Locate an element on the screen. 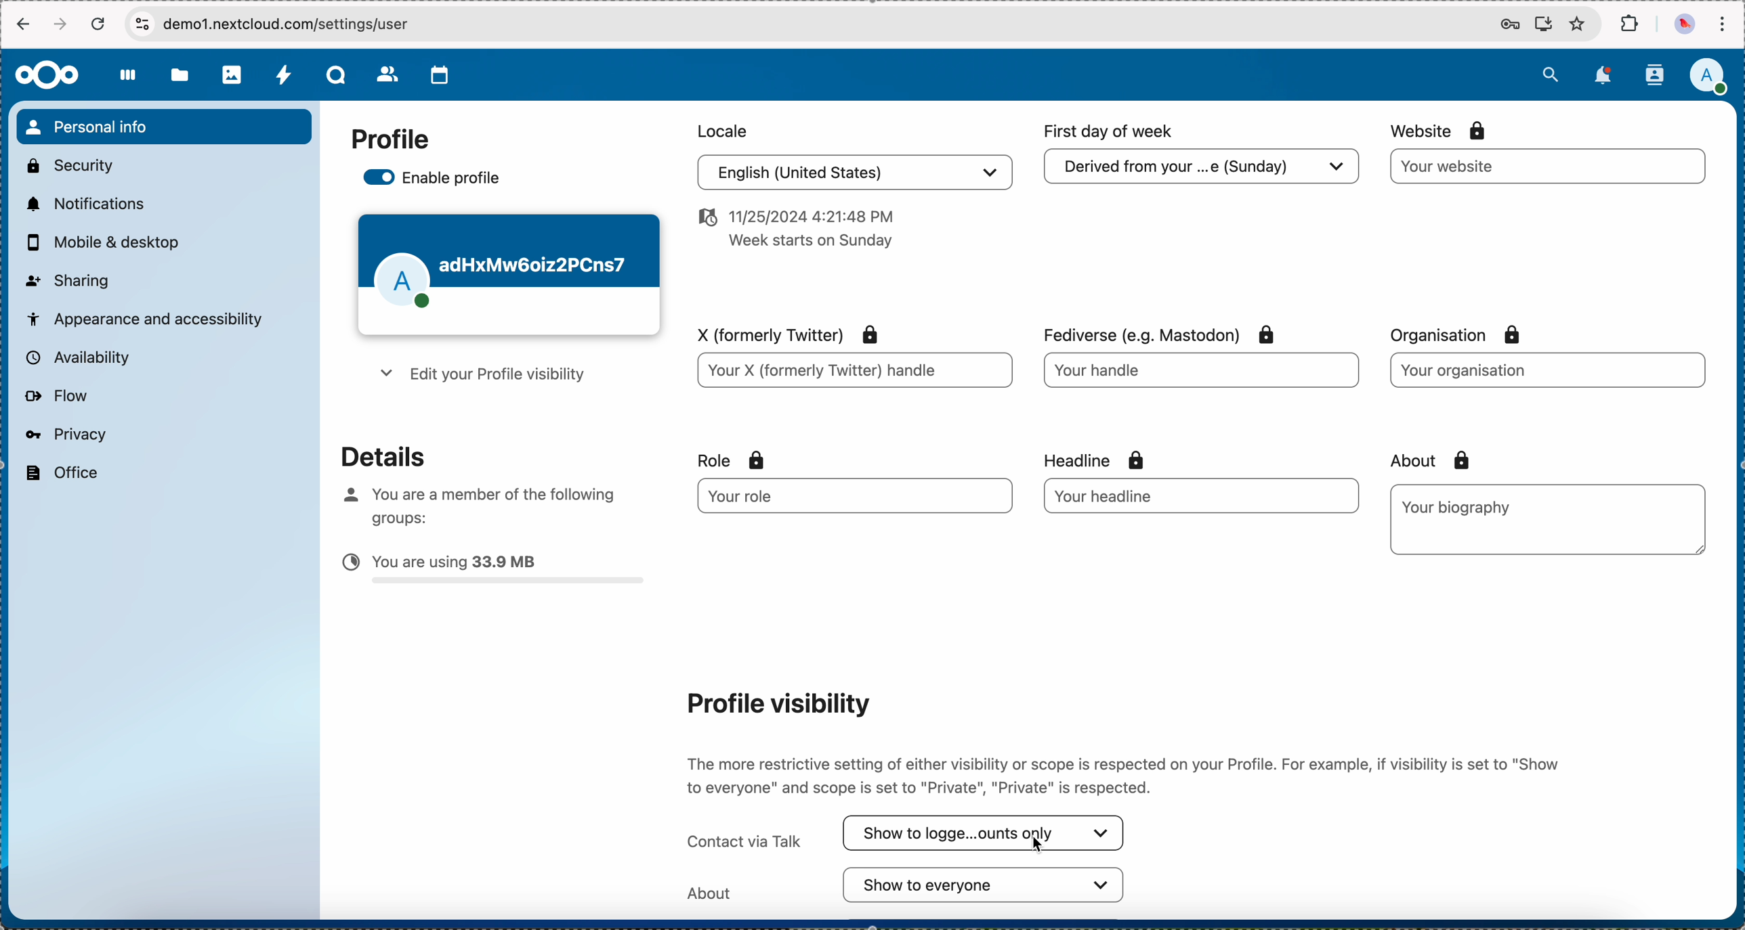 Image resolution: width=1745 pixels, height=930 pixels. your X is located at coordinates (854, 372).